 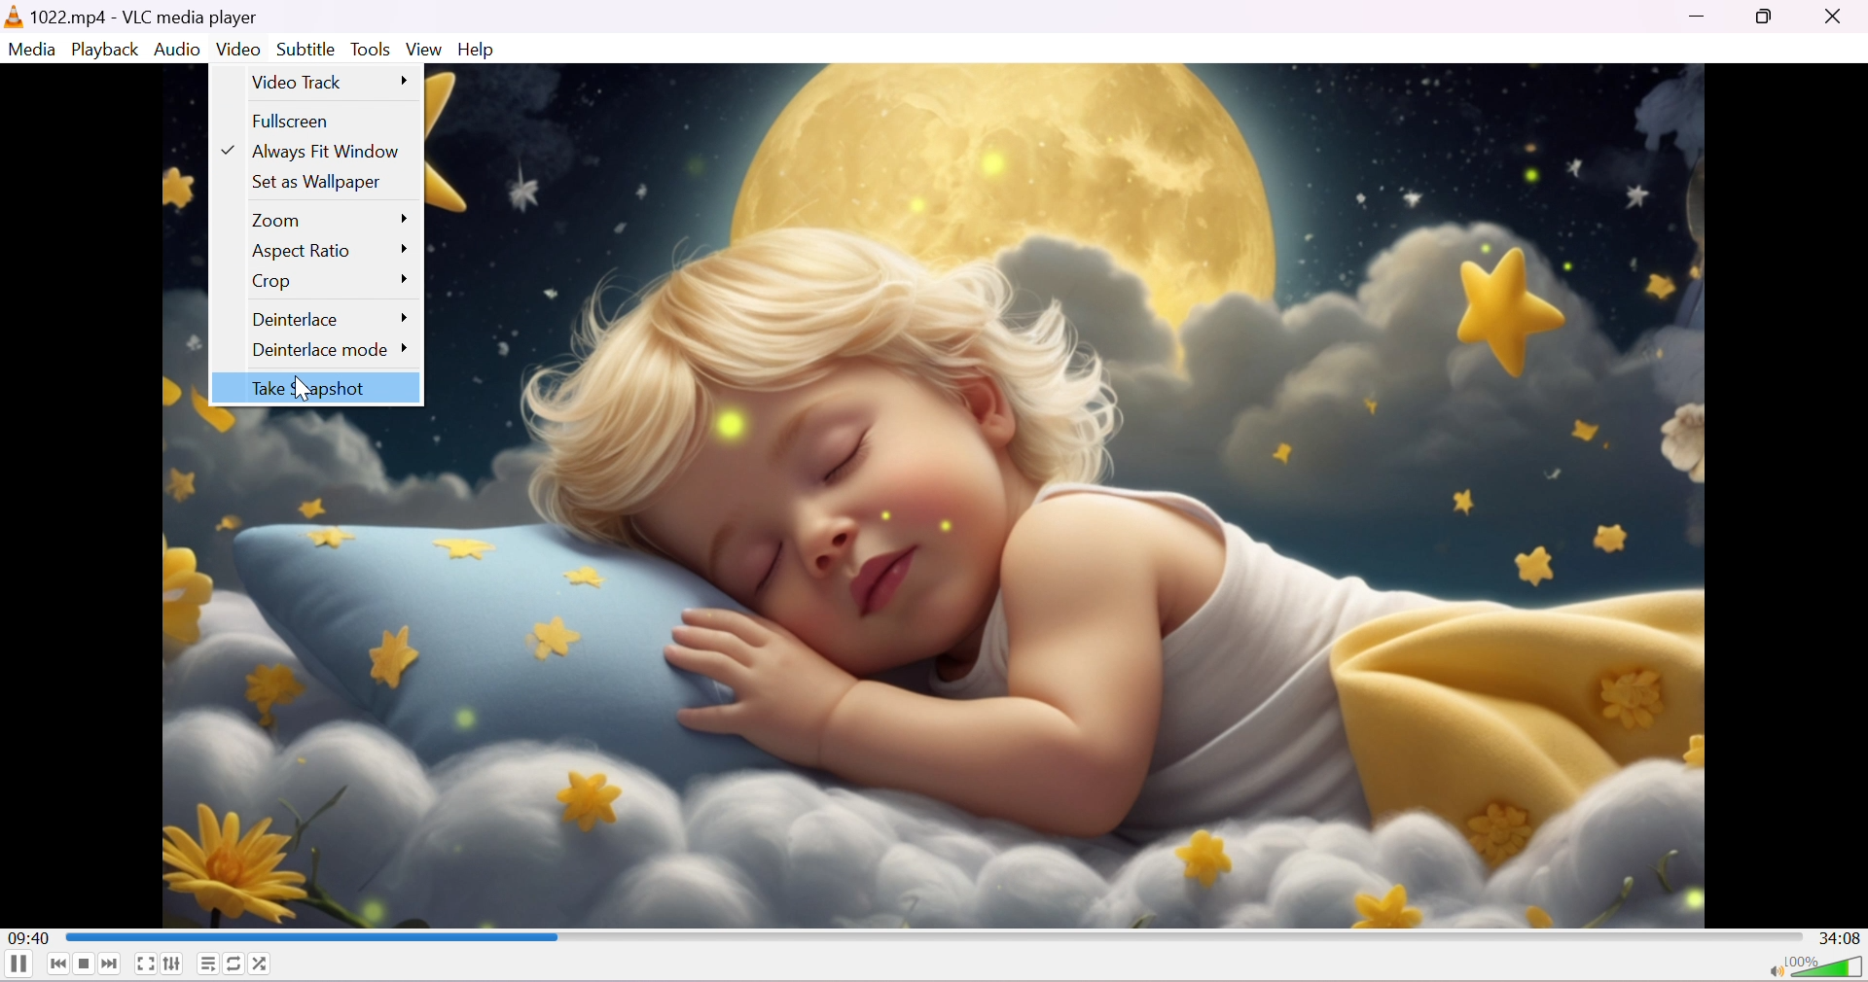 I want to click on 09:40, so click(x=27, y=938).